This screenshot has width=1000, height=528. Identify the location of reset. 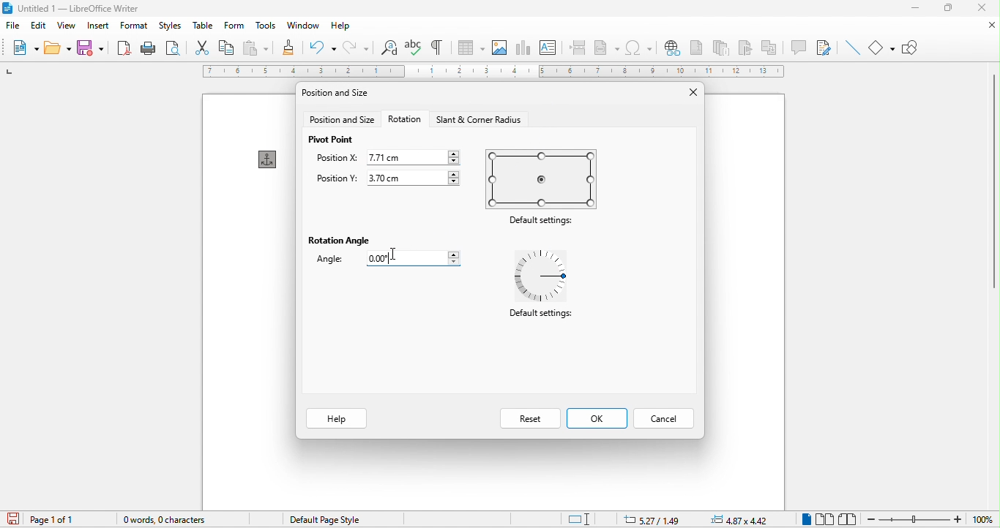
(530, 418).